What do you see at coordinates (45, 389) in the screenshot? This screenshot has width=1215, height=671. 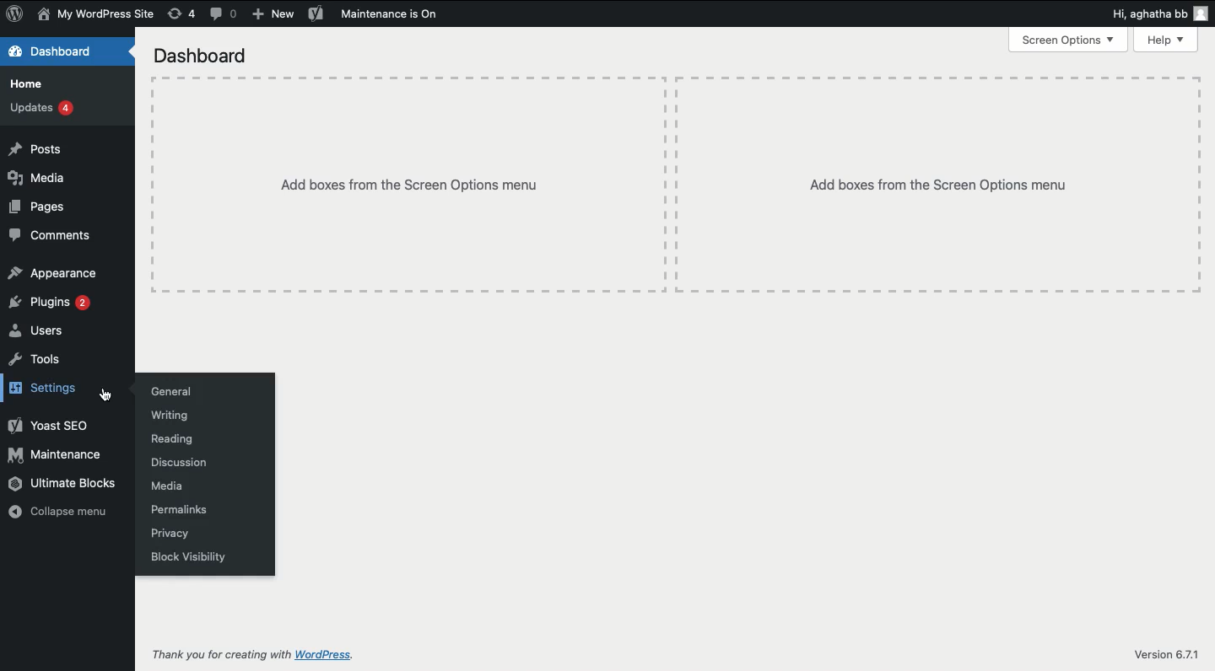 I see `settings` at bounding box center [45, 389].